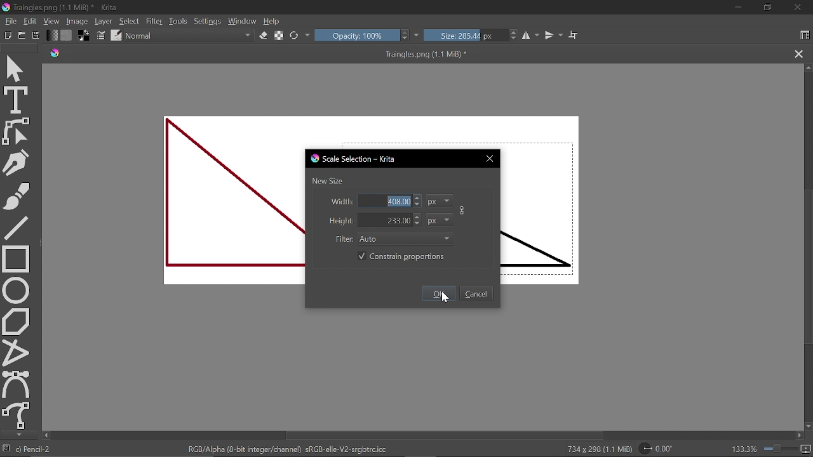  What do you see at coordinates (444, 302) in the screenshot?
I see `Cursor` at bounding box center [444, 302].